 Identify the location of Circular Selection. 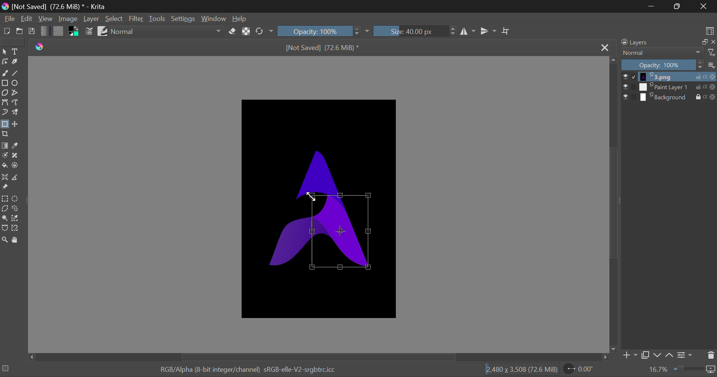
(16, 199).